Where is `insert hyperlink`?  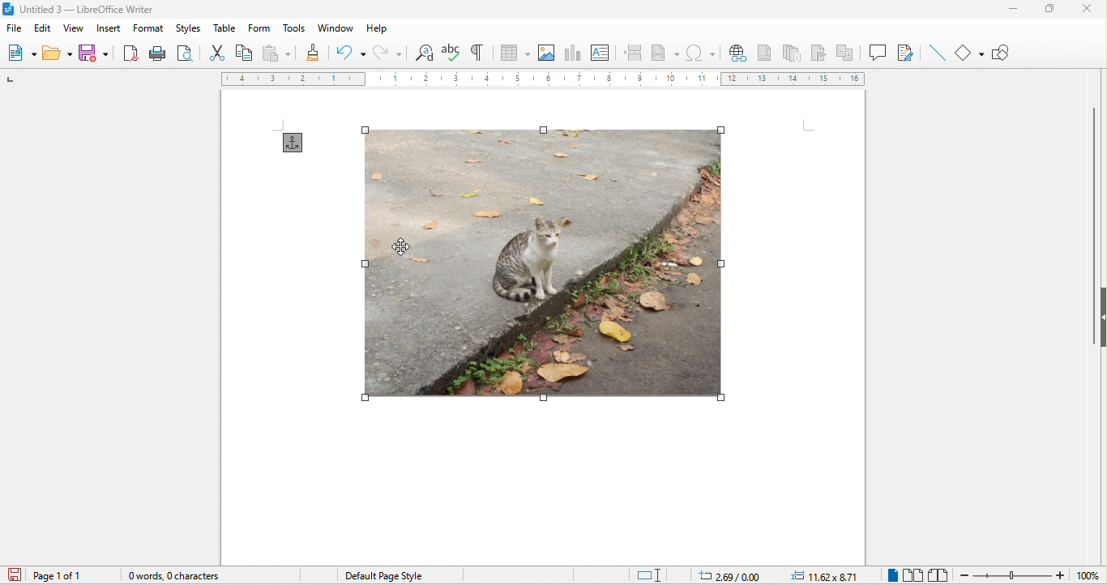
insert hyperlink is located at coordinates (739, 54).